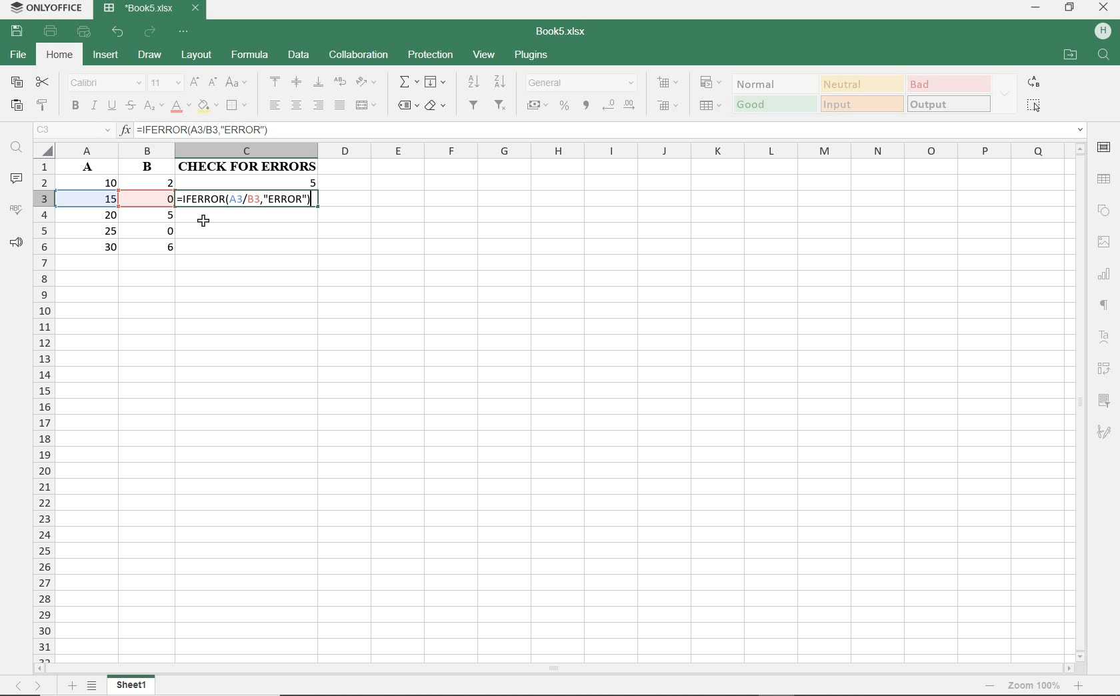 The width and height of the screenshot is (1120, 696). Describe the element at coordinates (502, 81) in the screenshot. I see `SORT DESCENDING` at that location.